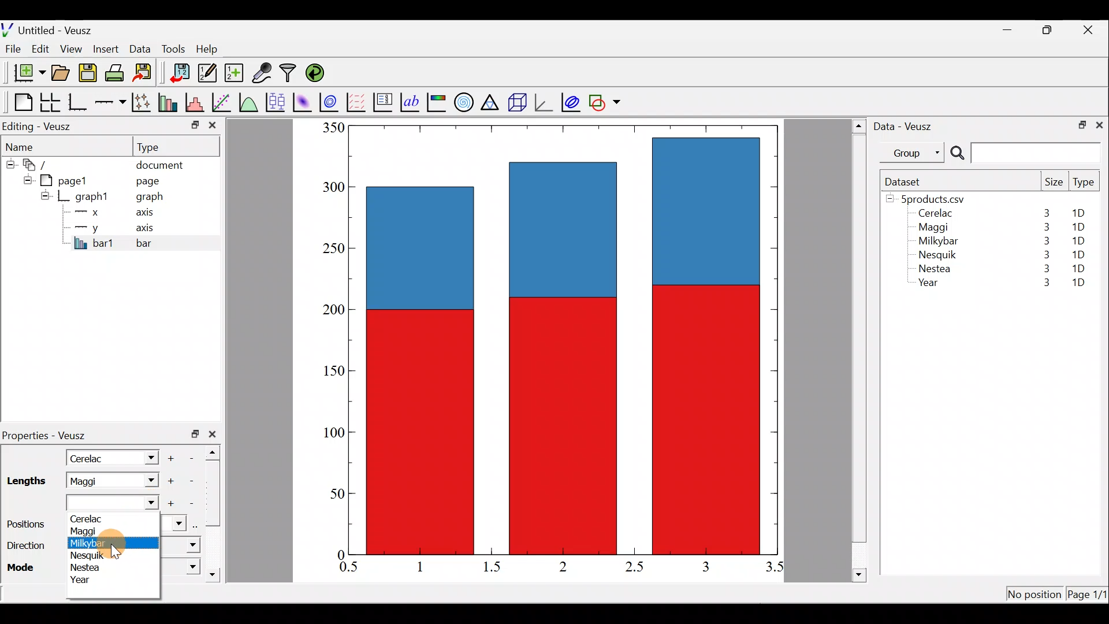  What do you see at coordinates (932, 198) in the screenshot?
I see `5products.csv` at bounding box center [932, 198].